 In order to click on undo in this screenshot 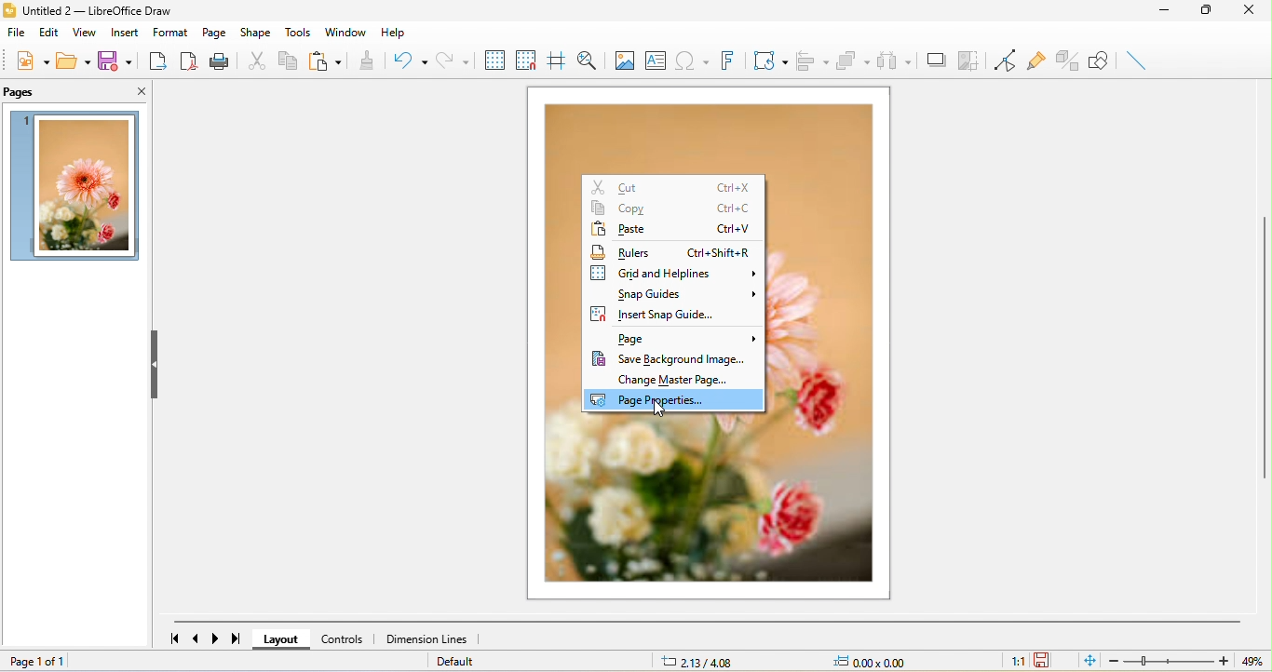, I will do `click(405, 60)`.